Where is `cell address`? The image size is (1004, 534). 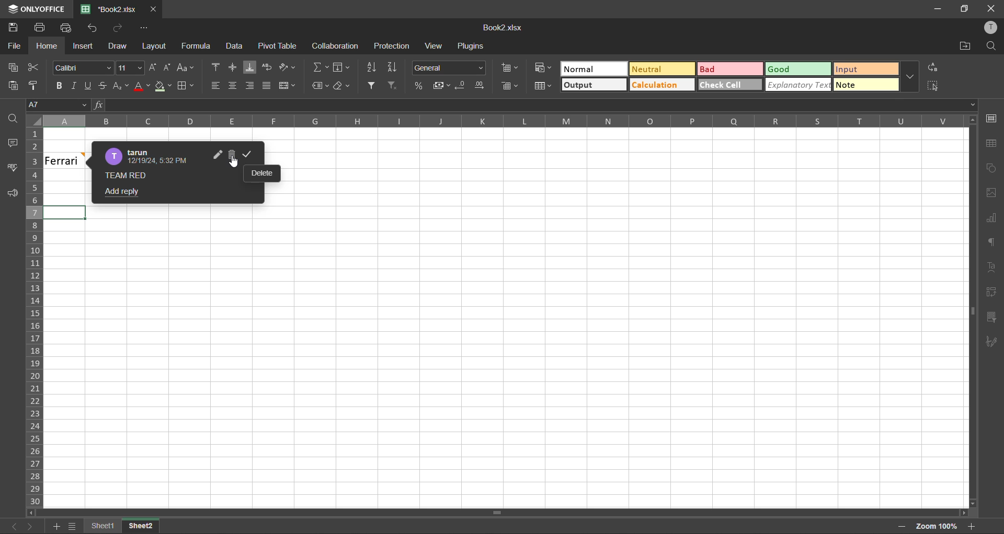 cell address is located at coordinates (57, 105).